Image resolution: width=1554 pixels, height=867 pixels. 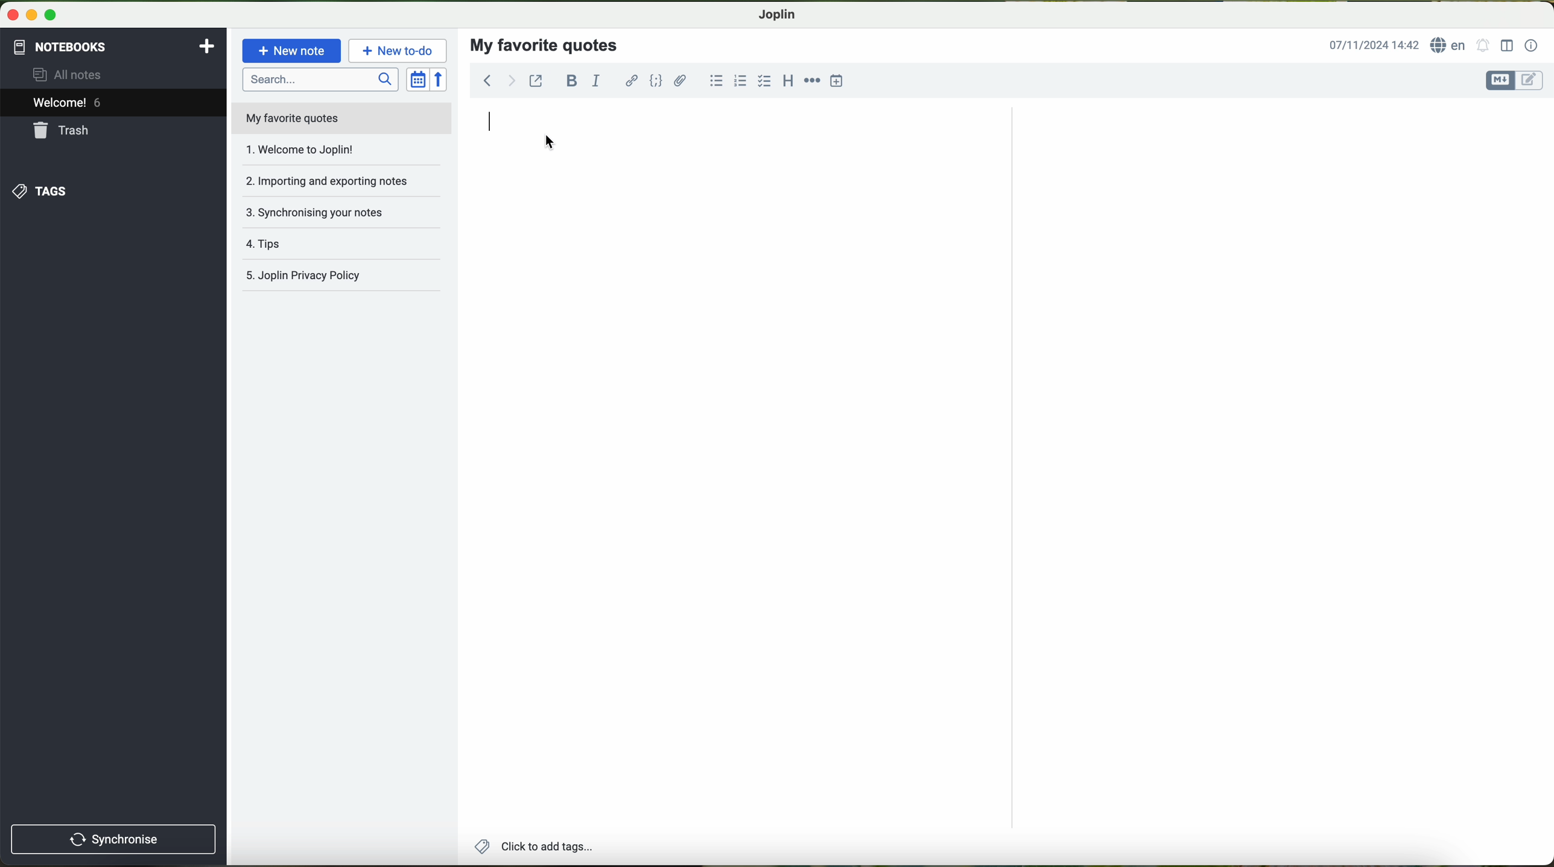 I want to click on bulleted list, so click(x=715, y=82).